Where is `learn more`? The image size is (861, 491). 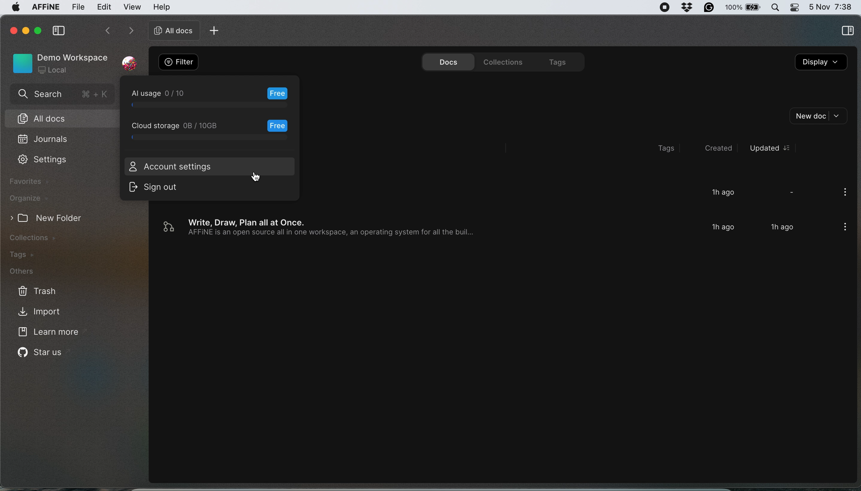
learn more is located at coordinates (51, 333).